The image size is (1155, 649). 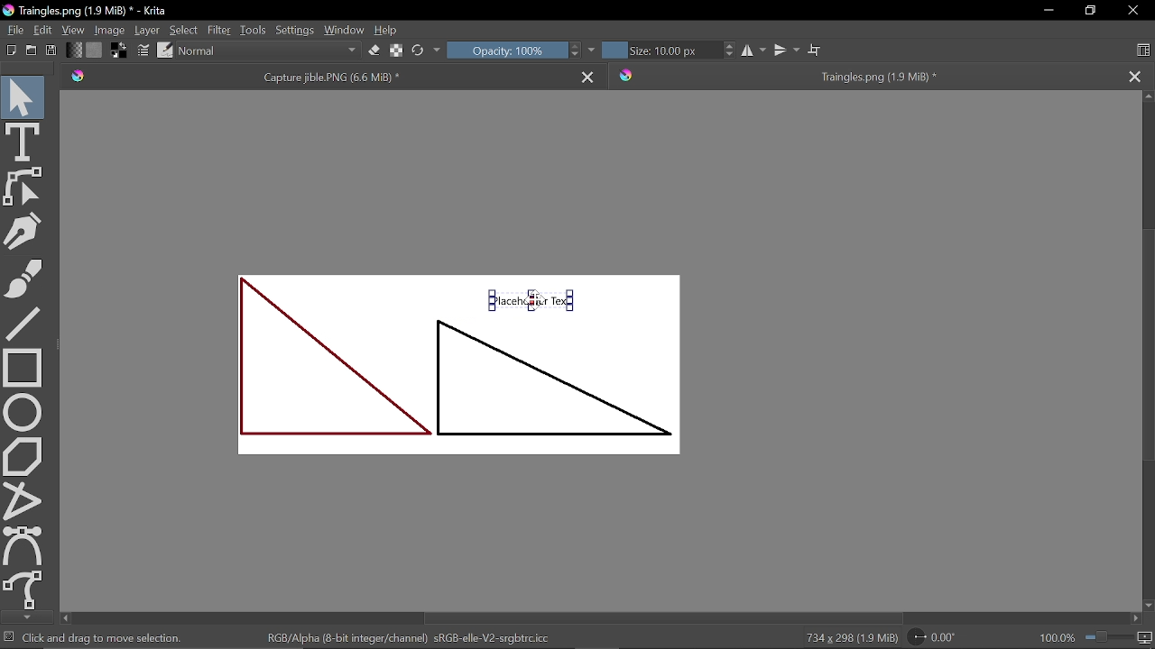 What do you see at coordinates (269, 51) in the screenshot?
I see `Normal` at bounding box center [269, 51].